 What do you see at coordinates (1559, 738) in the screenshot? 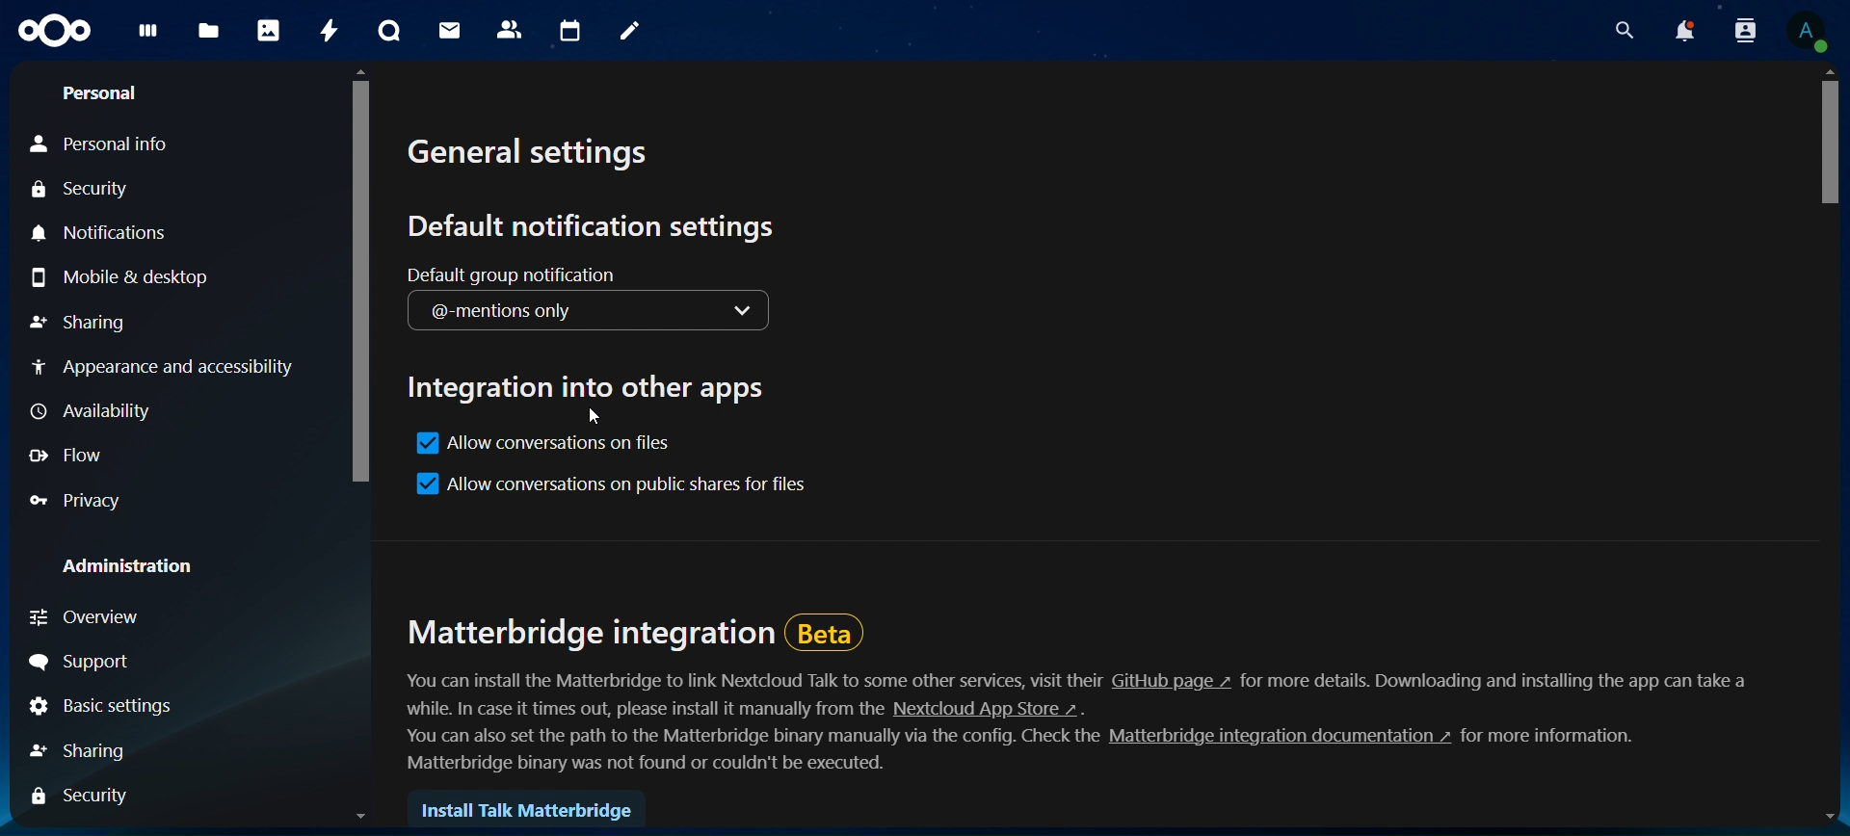
I see `text` at bounding box center [1559, 738].